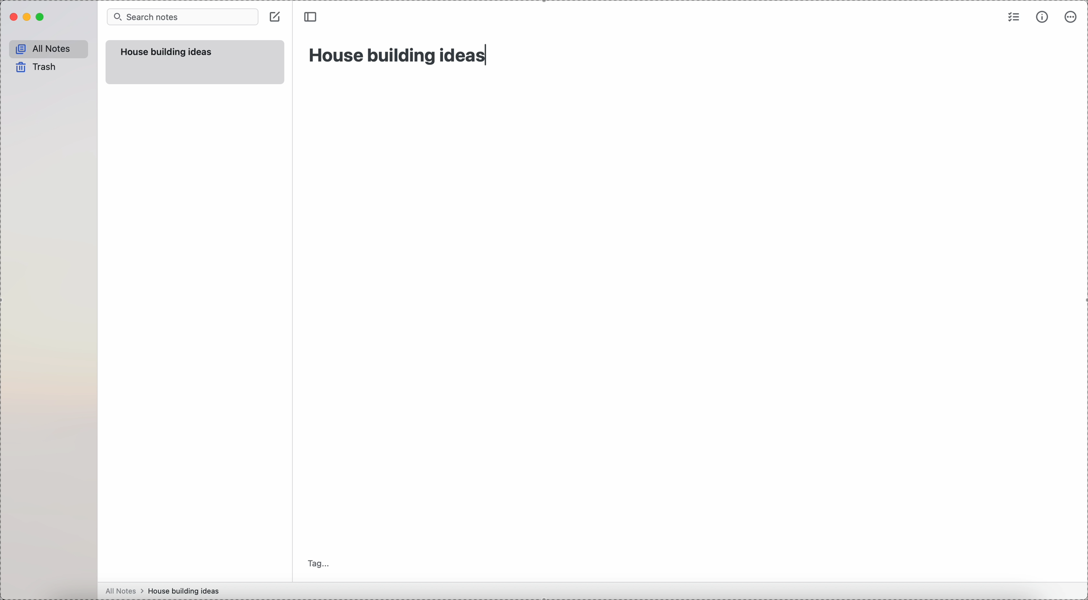 This screenshot has width=1088, height=600. What do you see at coordinates (320, 563) in the screenshot?
I see `tag` at bounding box center [320, 563].